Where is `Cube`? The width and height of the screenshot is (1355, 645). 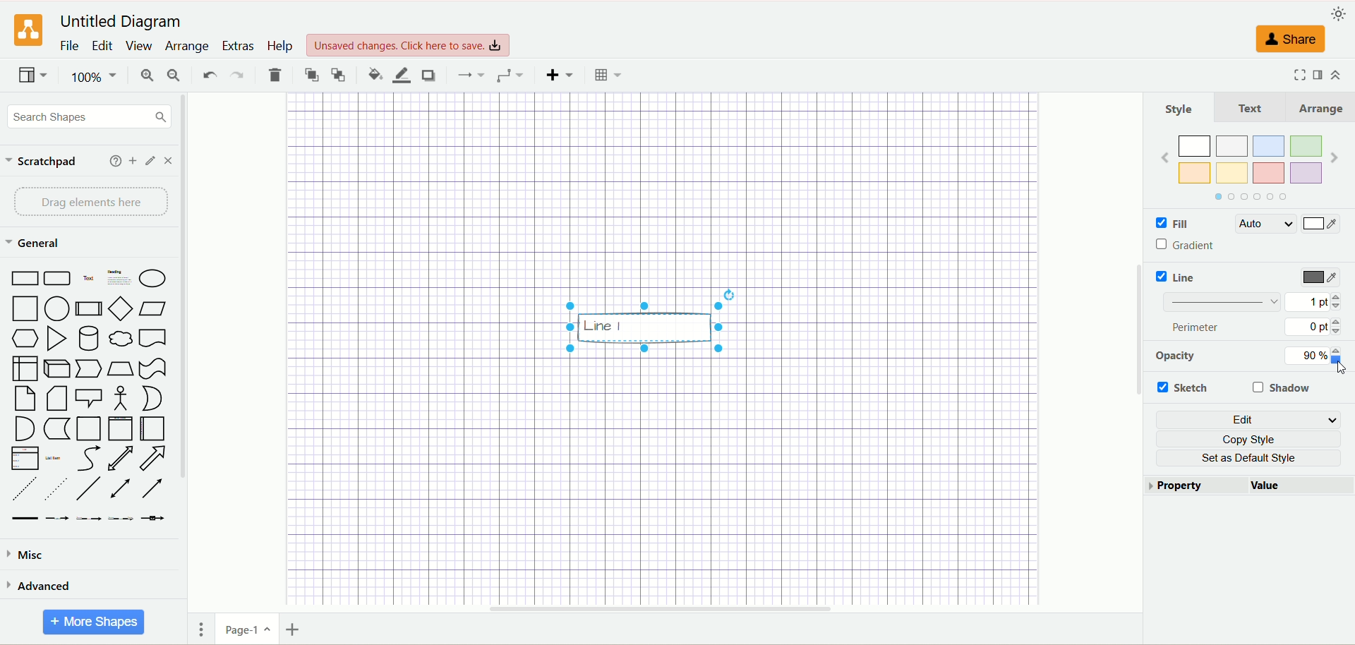 Cube is located at coordinates (59, 369).